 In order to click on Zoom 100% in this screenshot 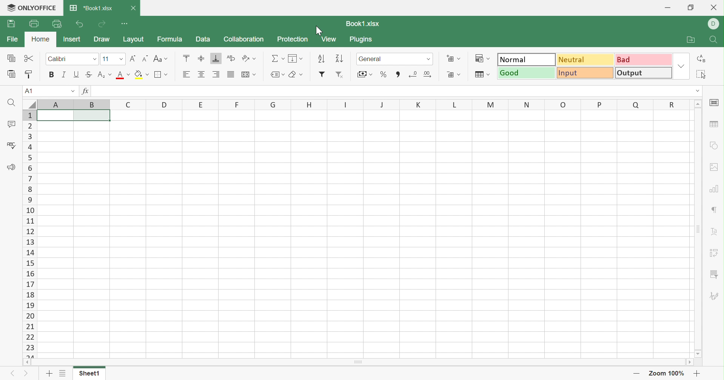, I will do `click(669, 373)`.